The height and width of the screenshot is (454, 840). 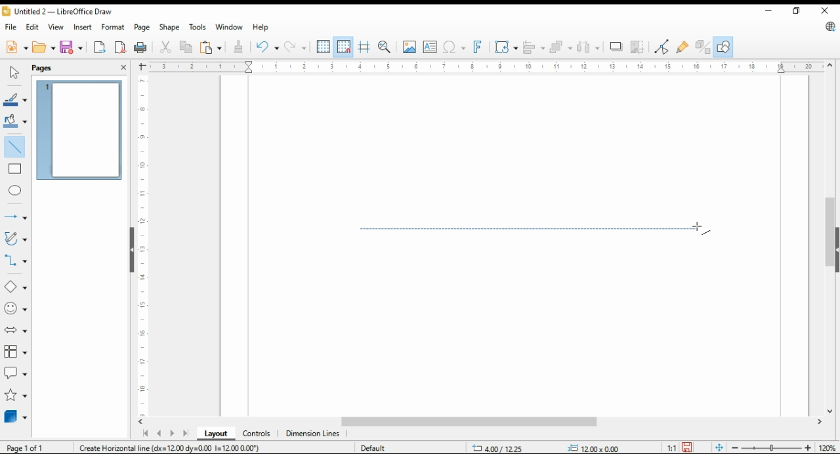 What do you see at coordinates (14, 239) in the screenshot?
I see `curves and polygons` at bounding box center [14, 239].